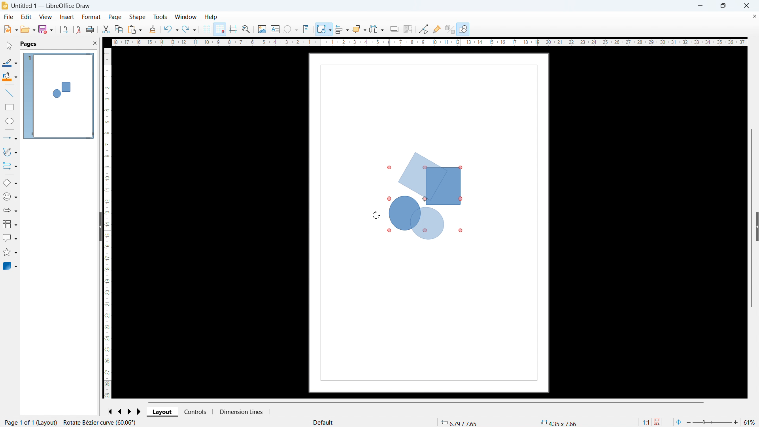 This screenshot has width=759, height=427. What do you see at coordinates (463, 29) in the screenshot?
I see `Show draw functions ` at bounding box center [463, 29].